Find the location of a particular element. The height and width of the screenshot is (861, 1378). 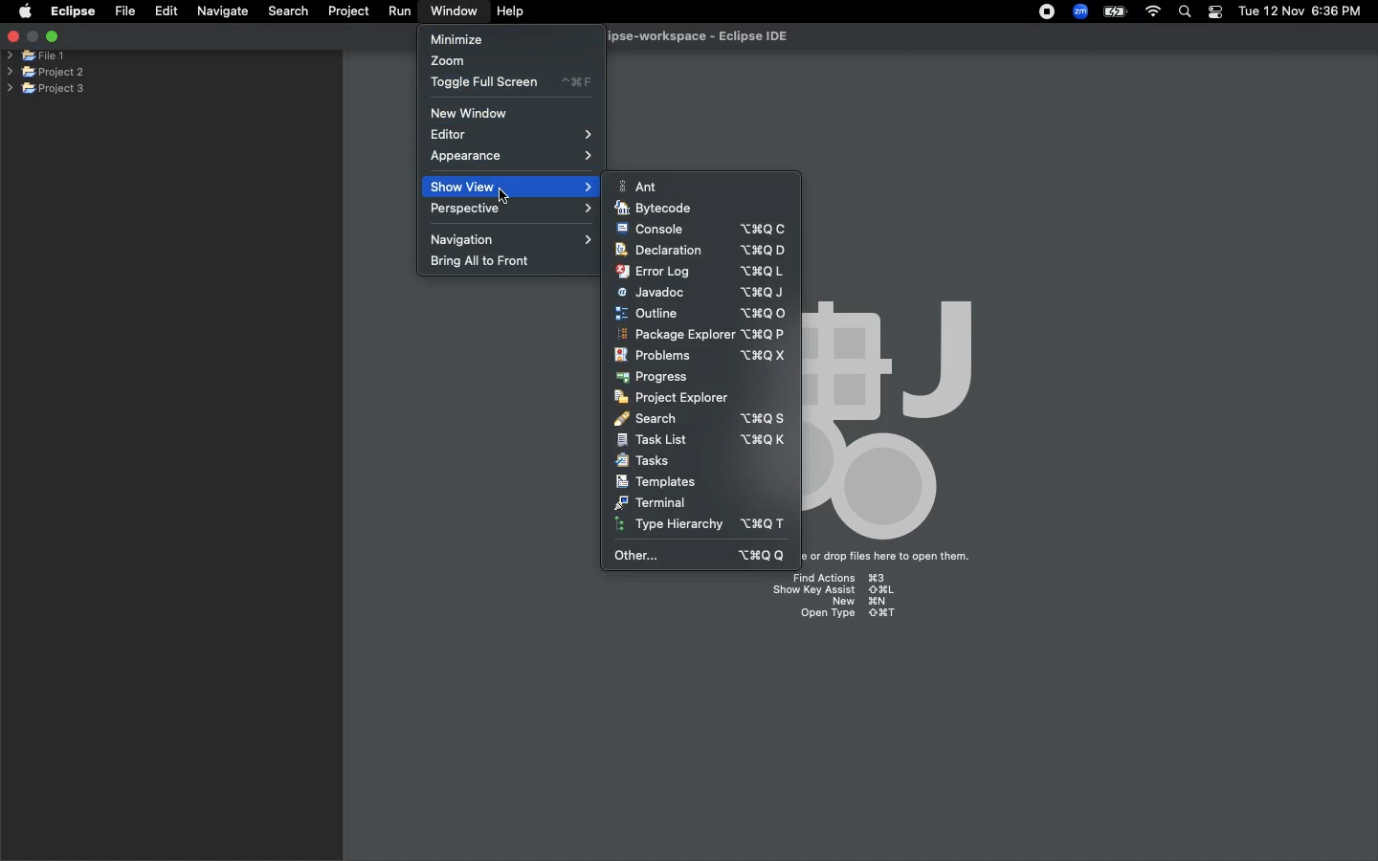

Search is located at coordinates (1186, 13).